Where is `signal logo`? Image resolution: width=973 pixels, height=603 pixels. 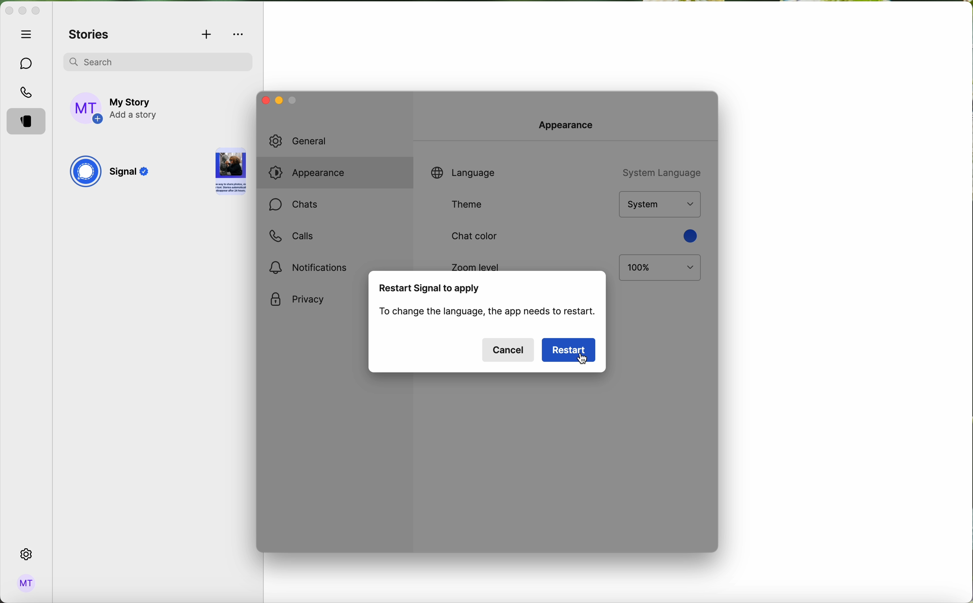 signal logo is located at coordinates (85, 173).